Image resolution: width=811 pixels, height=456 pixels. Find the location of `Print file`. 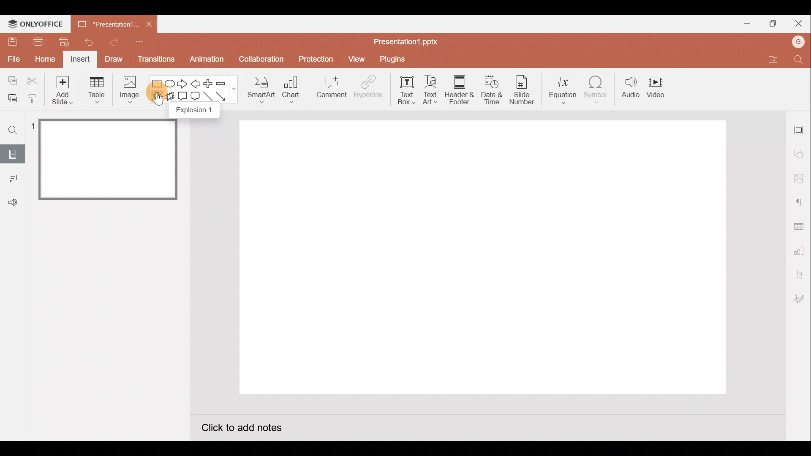

Print file is located at coordinates (37, 42).